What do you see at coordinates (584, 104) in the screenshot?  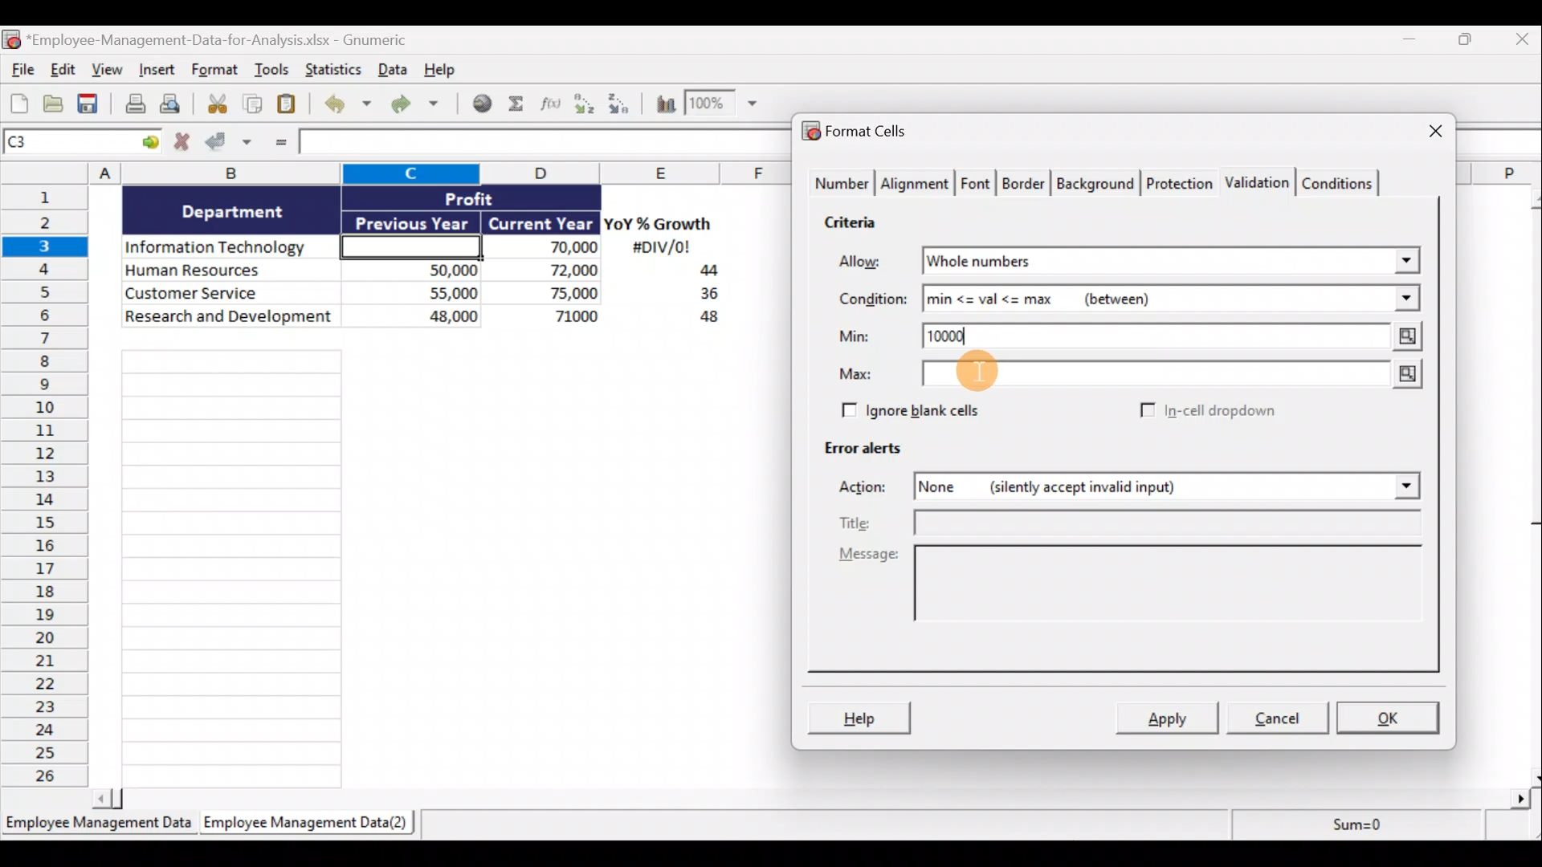 I see `Sort ascending` at bounding box center [584, 104].